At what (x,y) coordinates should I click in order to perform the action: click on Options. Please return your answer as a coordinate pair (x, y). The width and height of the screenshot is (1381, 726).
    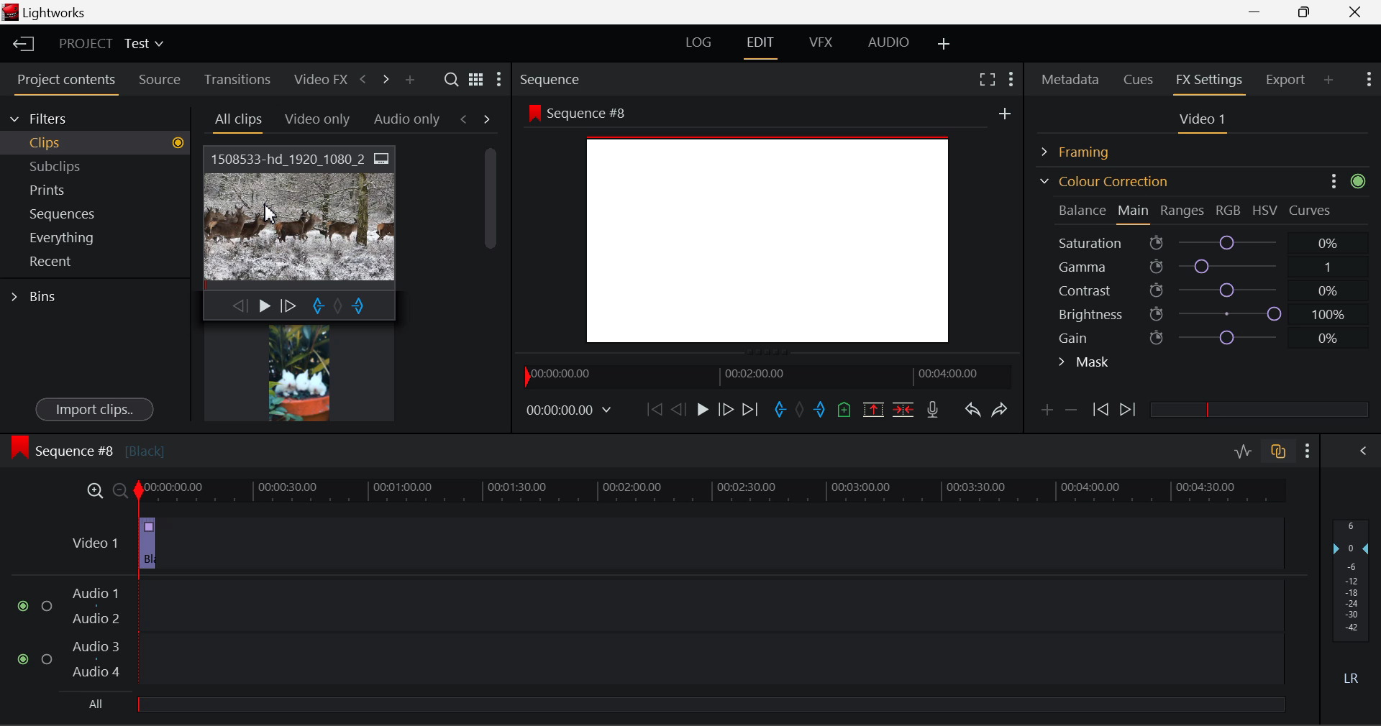
    Looking at the image, I should click on (1331, 180).